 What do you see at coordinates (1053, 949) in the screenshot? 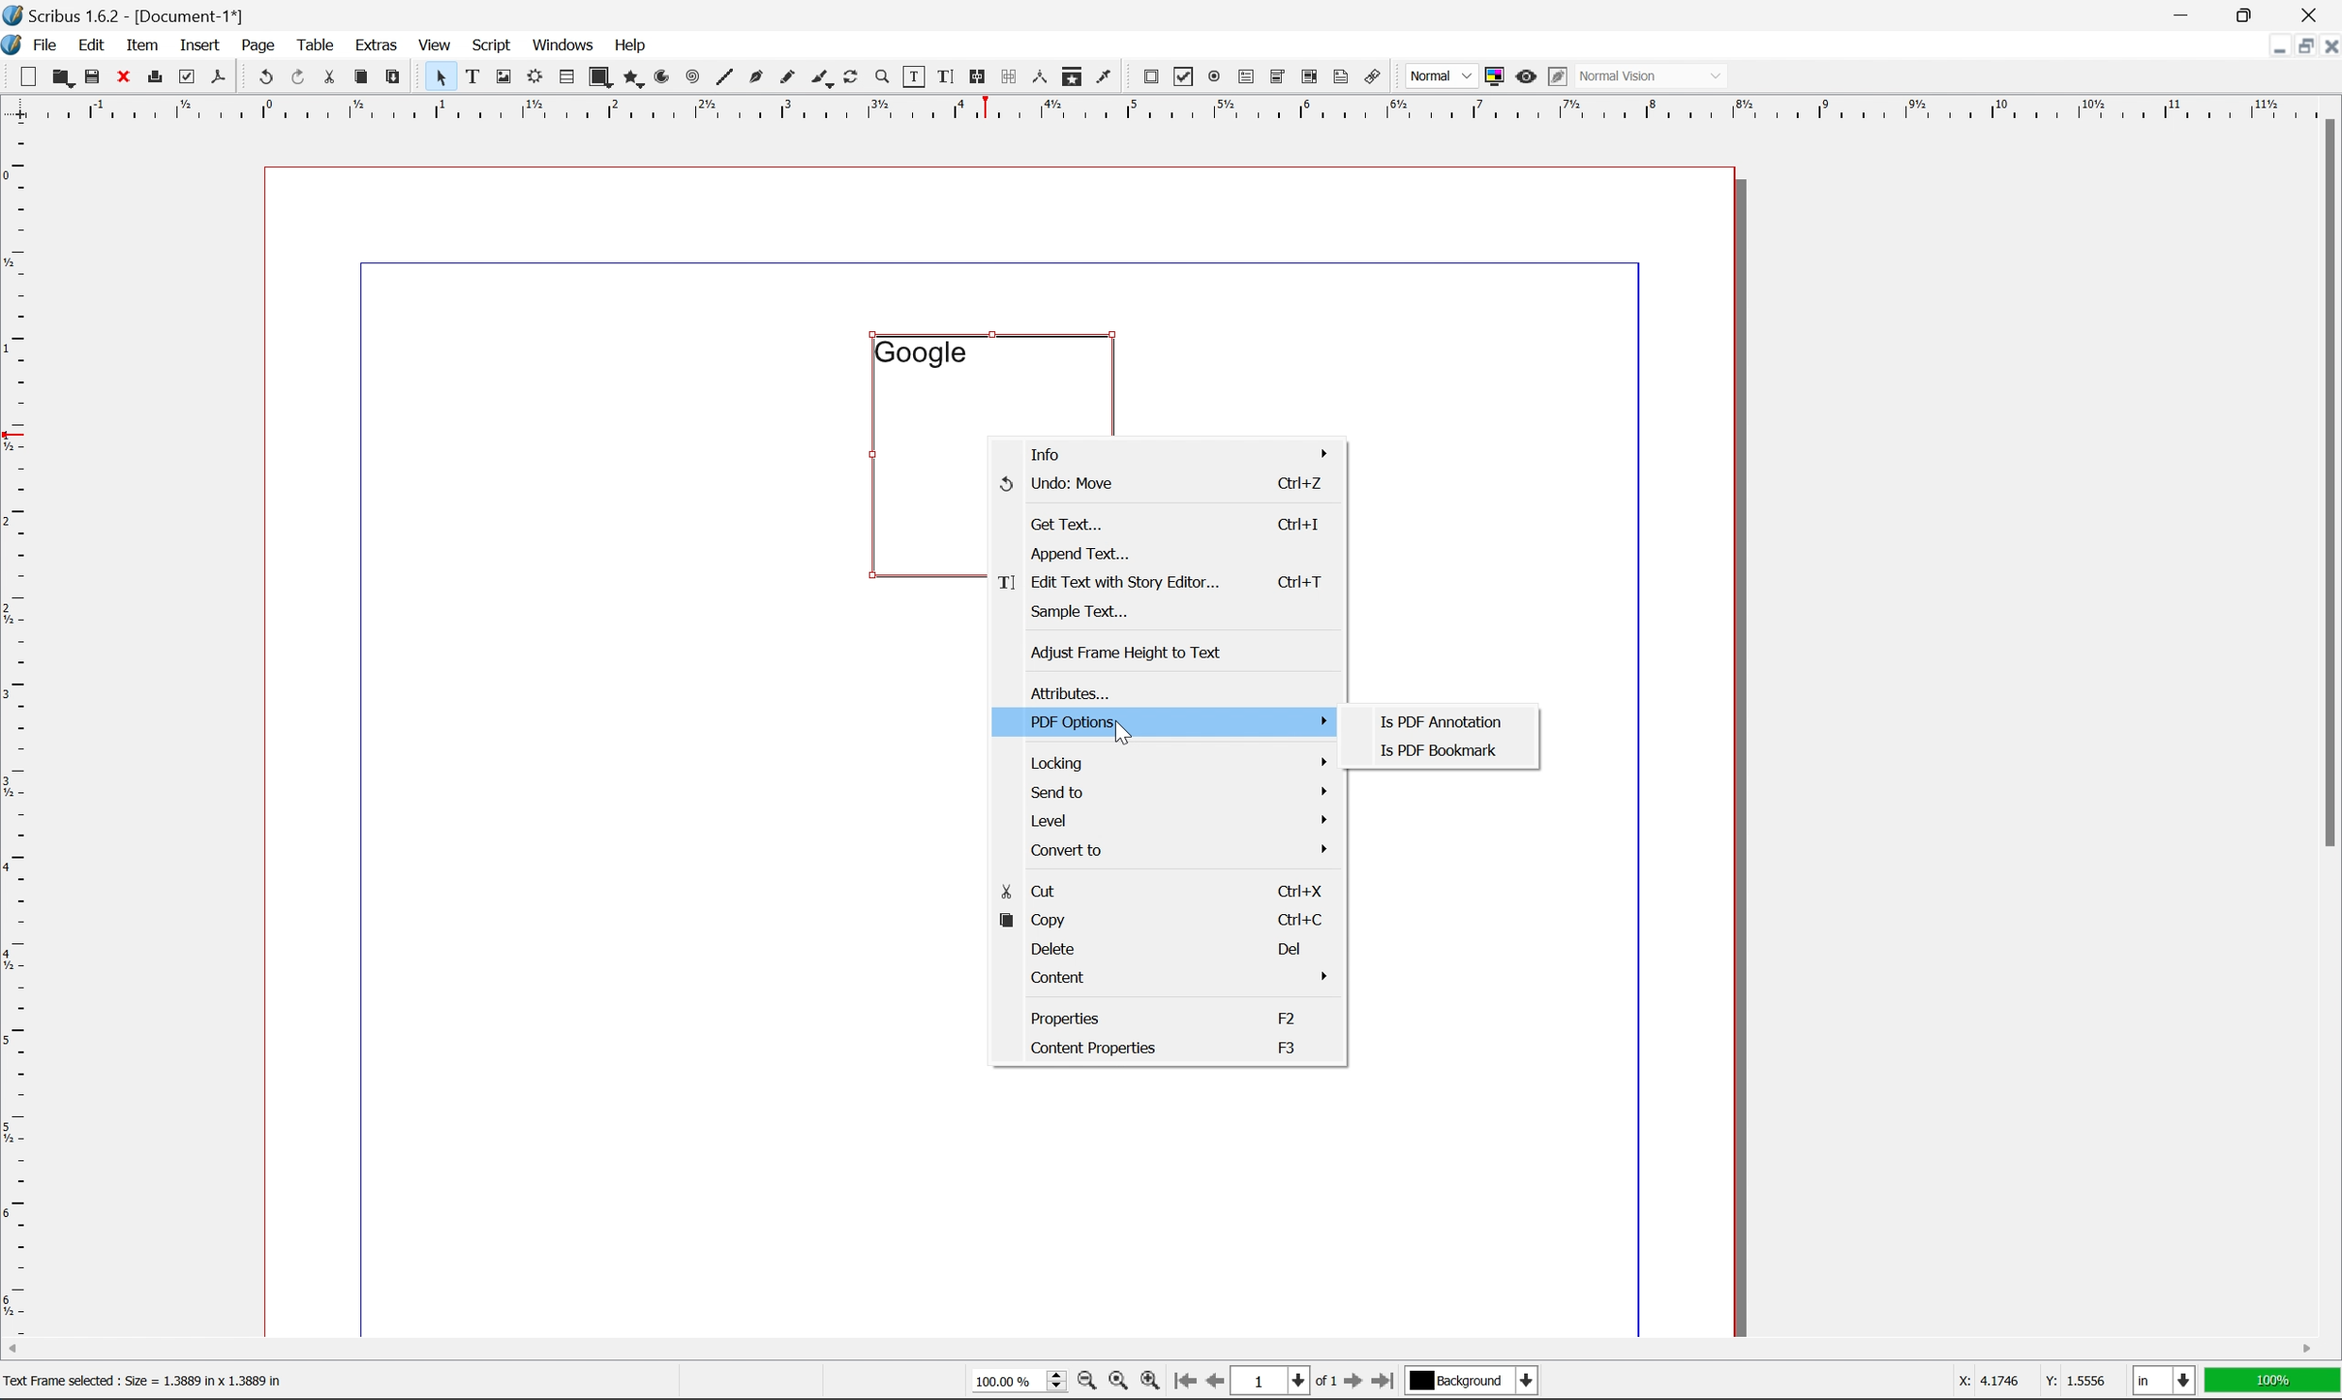
I see `delete` at bounding box center [1053, 949].